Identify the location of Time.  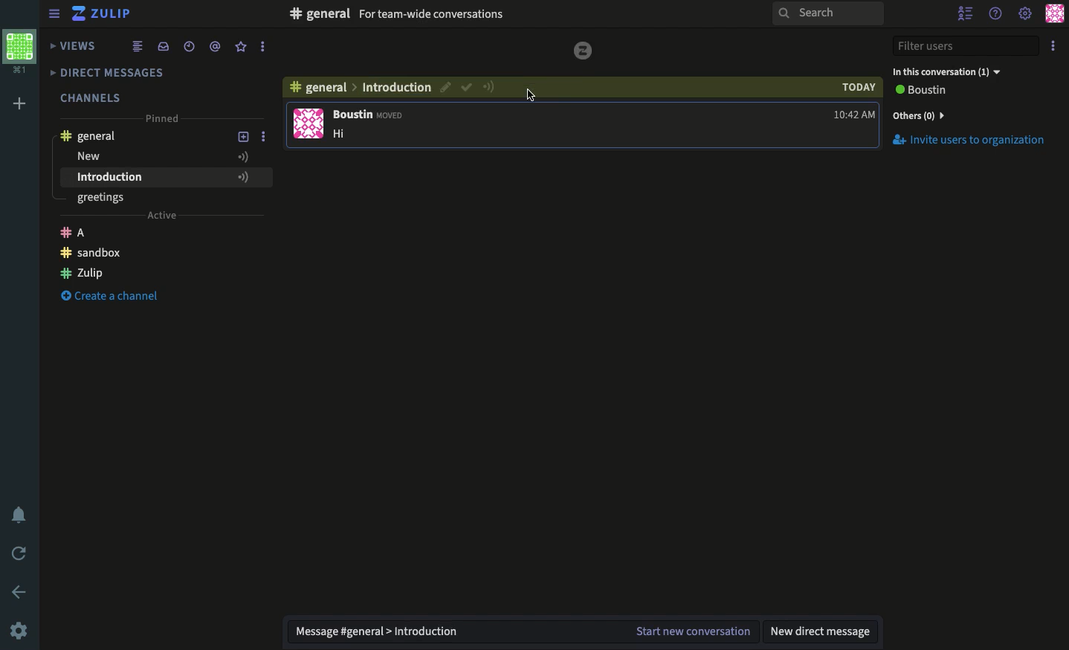
(191, 45).